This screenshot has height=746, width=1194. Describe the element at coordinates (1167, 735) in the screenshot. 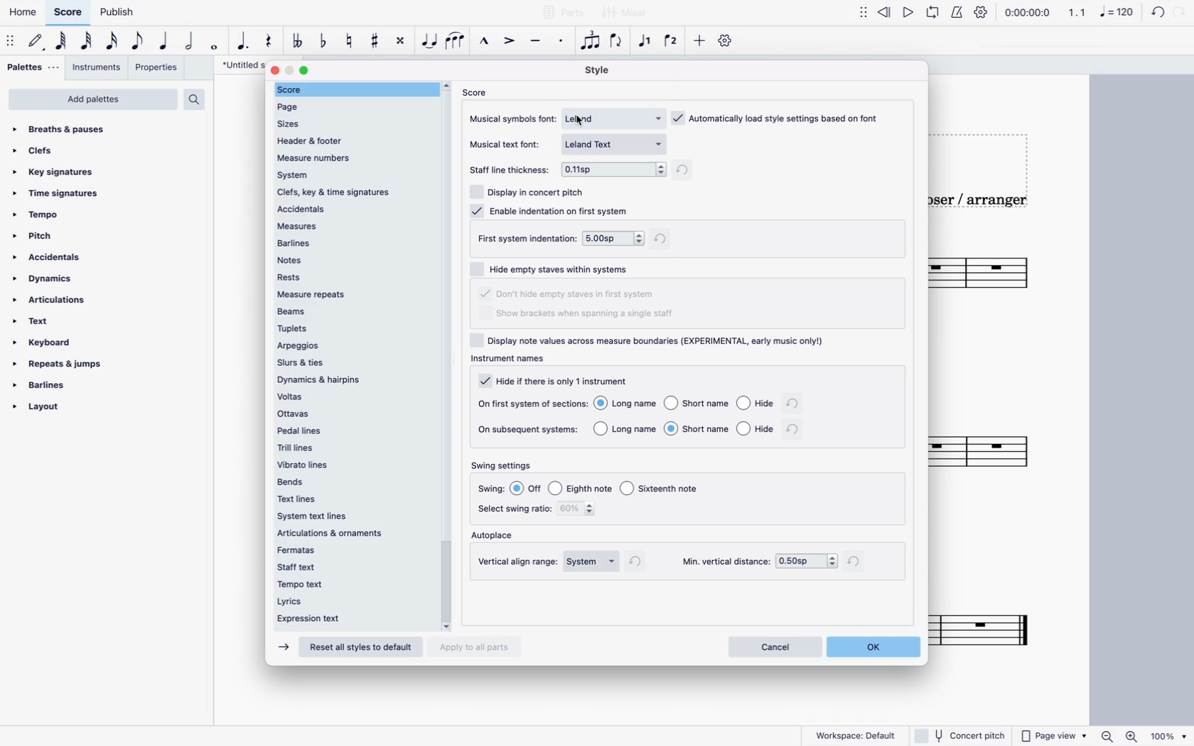

I see `100%` at that location.